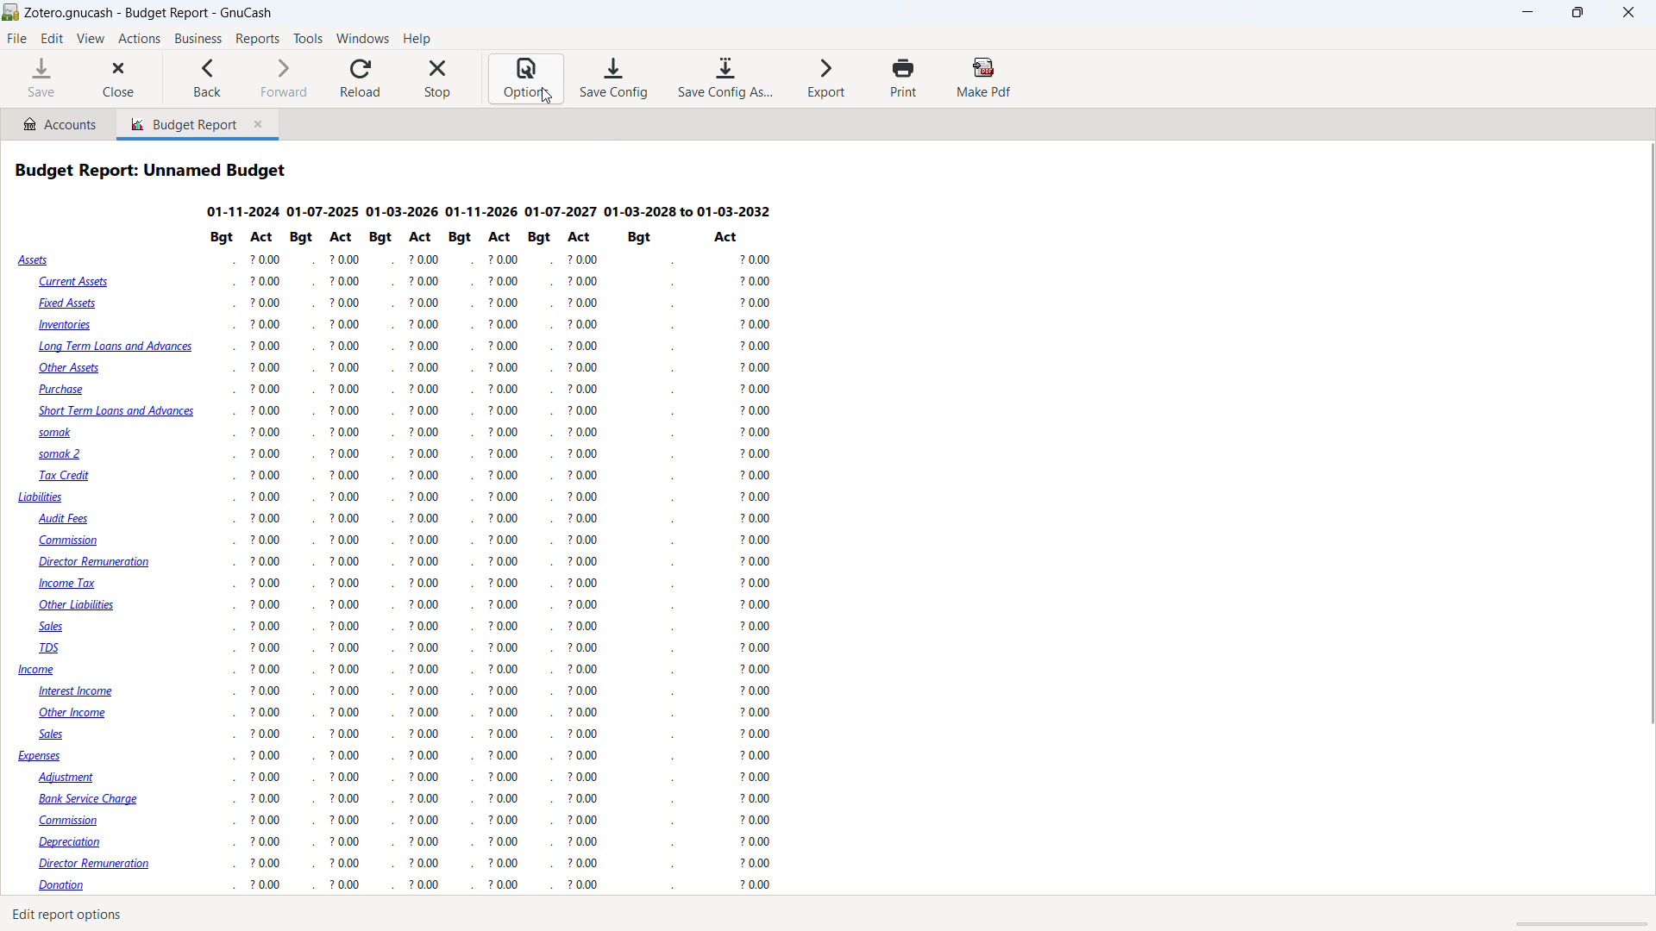 Image resolution: width=1656 pixels, height=931 pixels. I want to click on Other Liabilities, so click(81, 605).